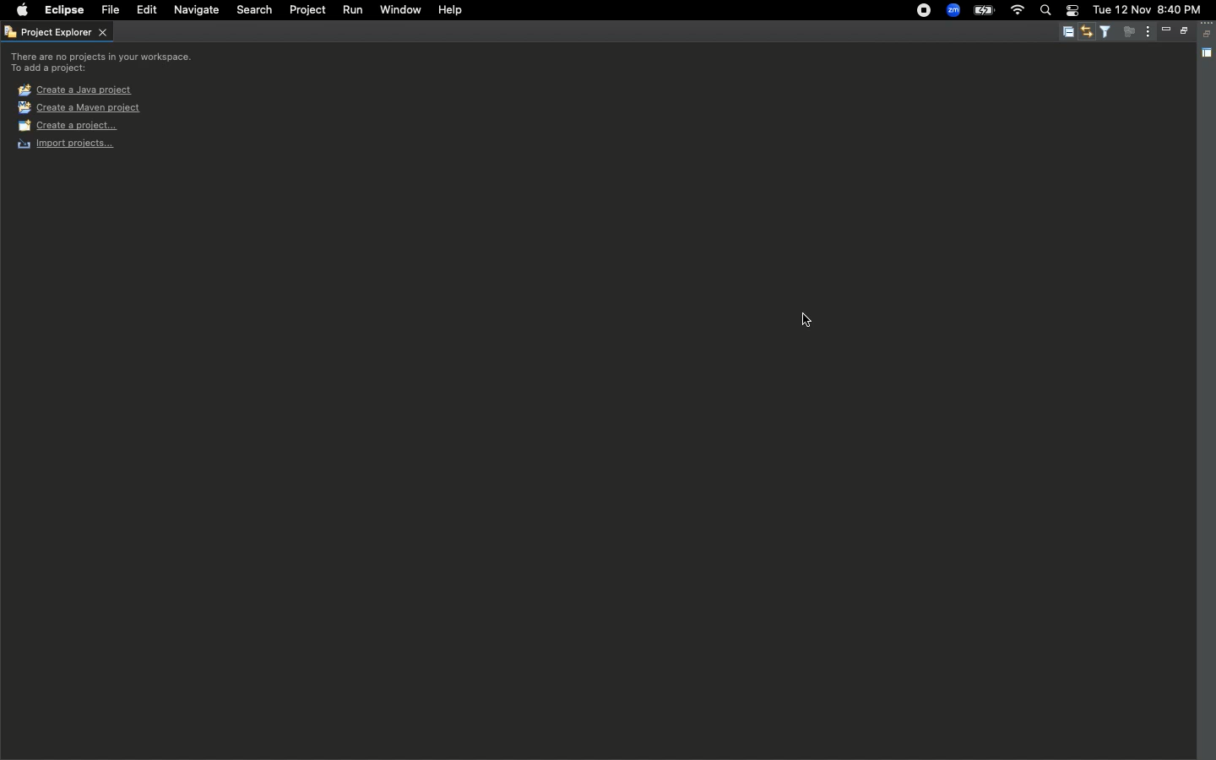 This screenshot has height=760, width=1216. I want to click on Minimize, so click(1165, 30).